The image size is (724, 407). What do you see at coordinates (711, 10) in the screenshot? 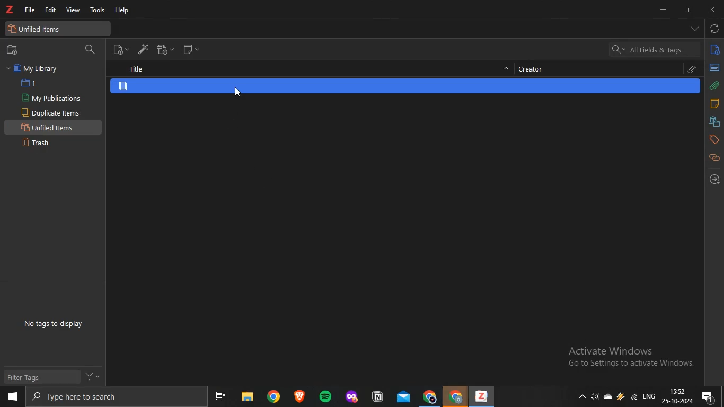
I see `close` at bounding box center [711, 10].